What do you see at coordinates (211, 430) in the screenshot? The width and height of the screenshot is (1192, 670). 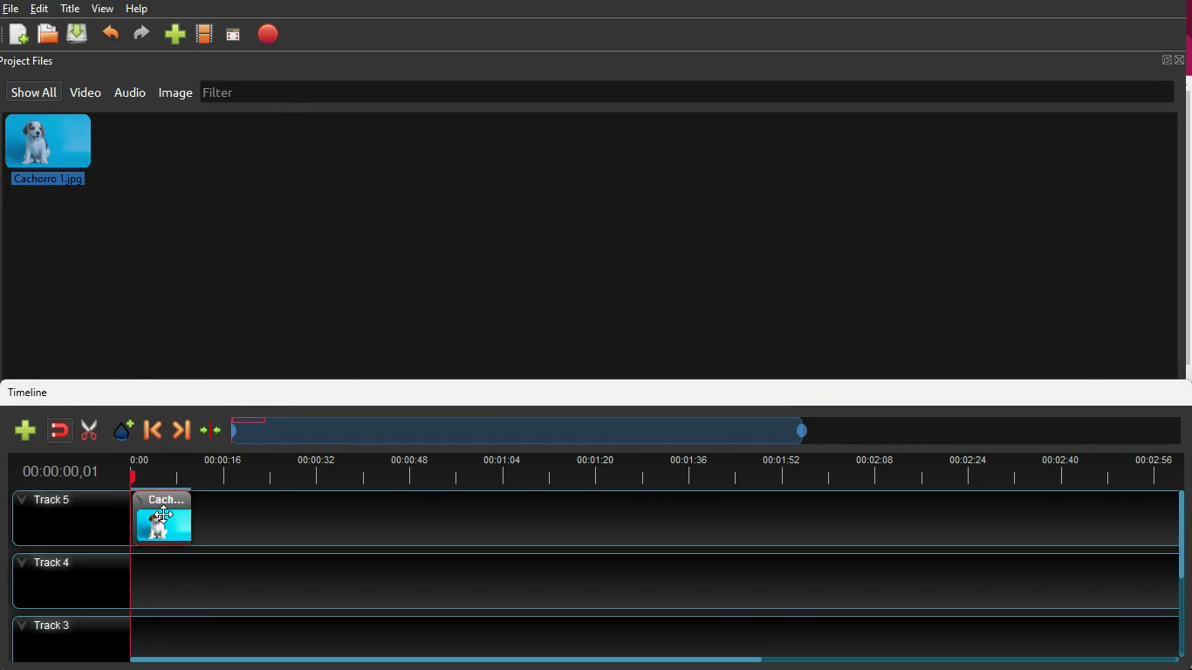 I see `join` at bounding box center [211, 430].